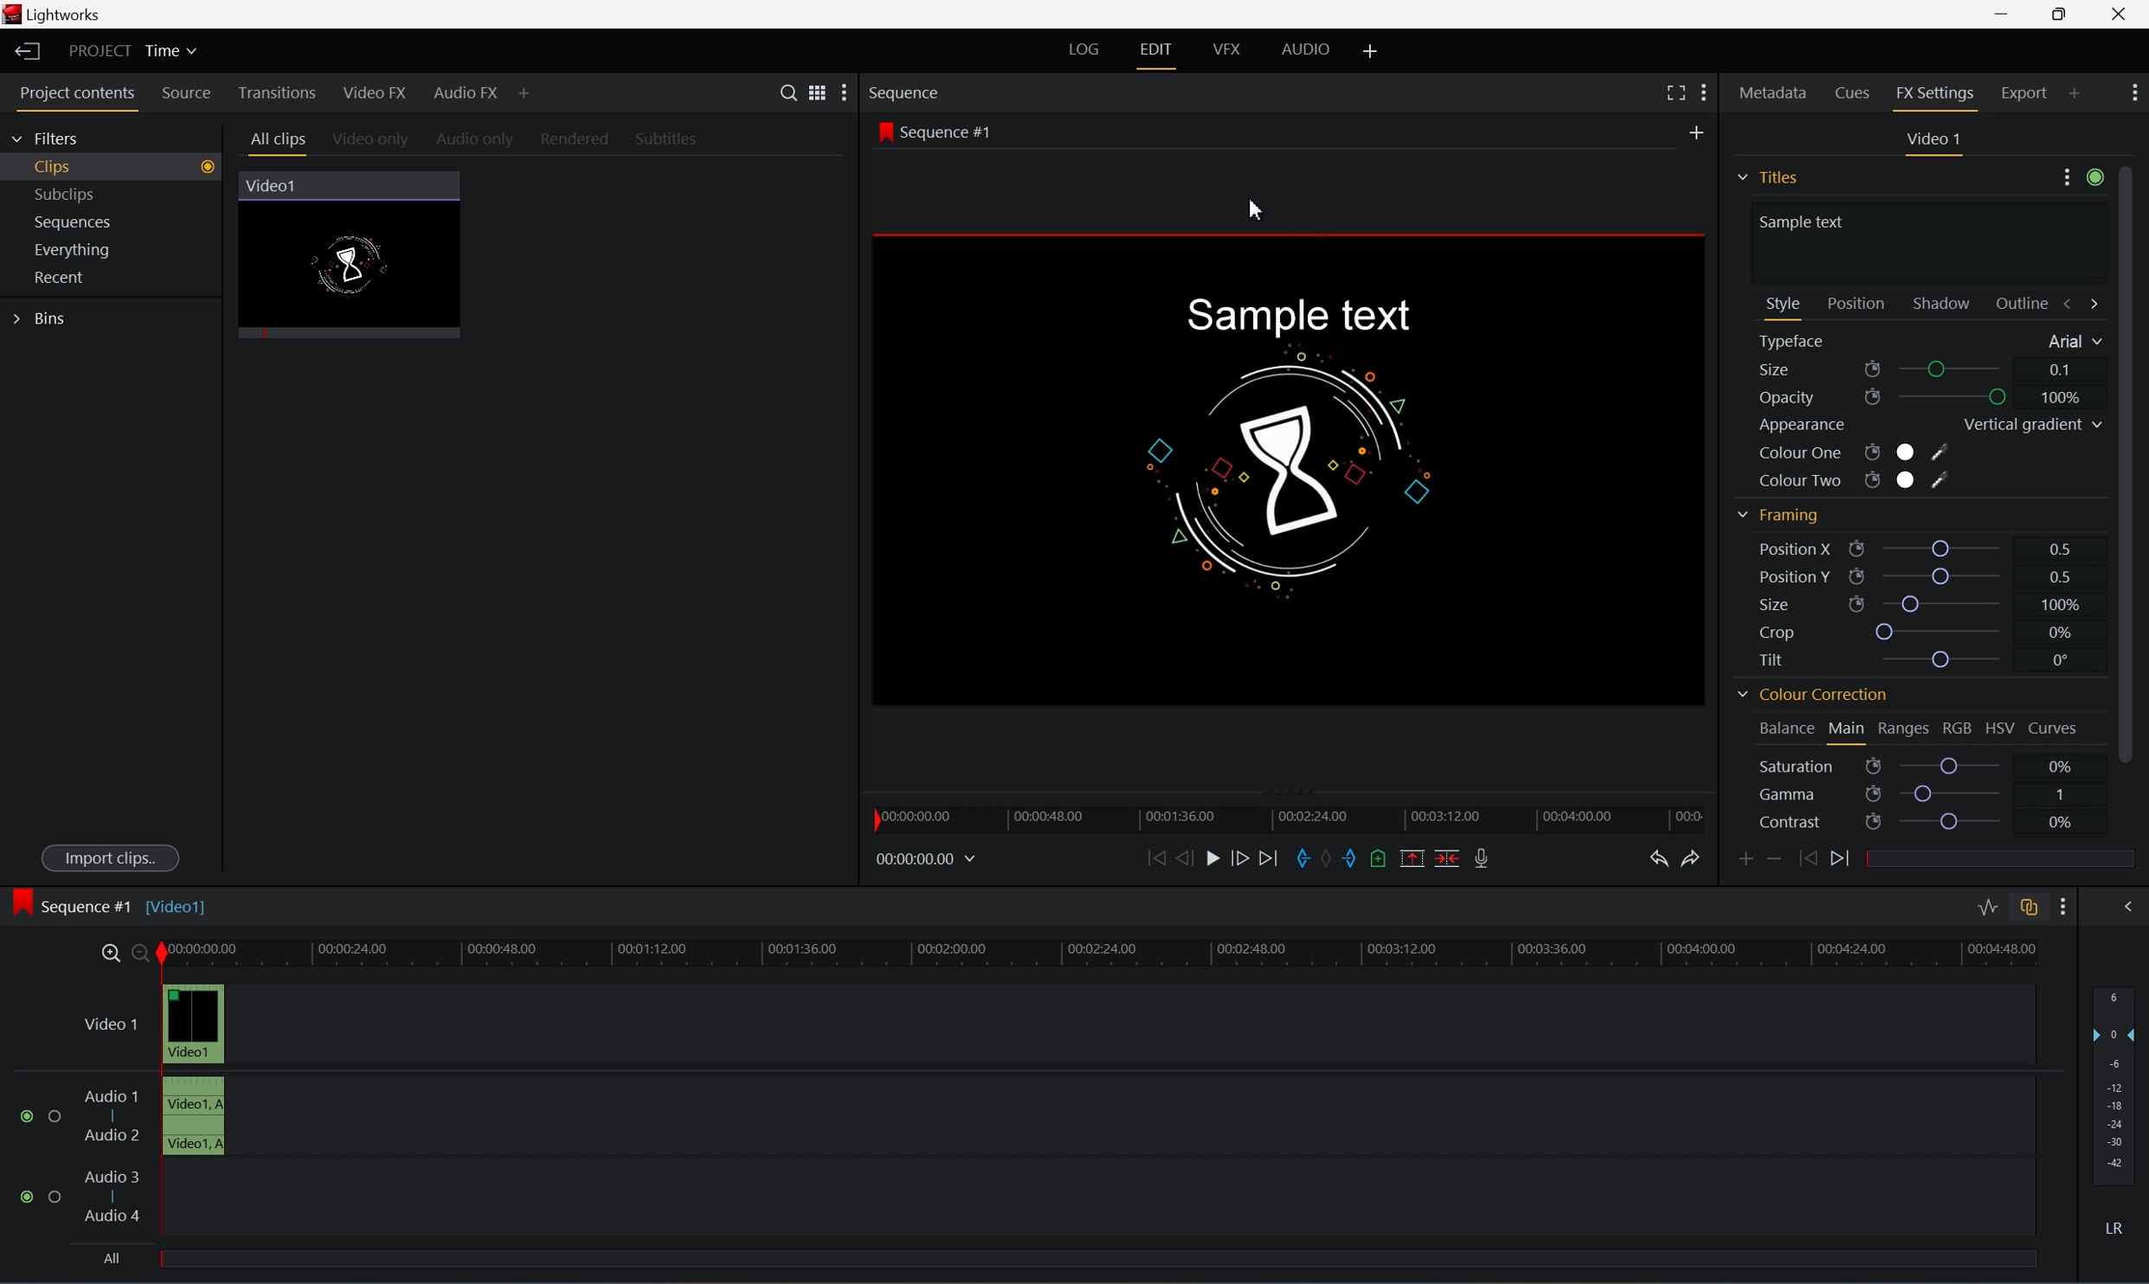  I want to click on play, so click(1218, 859).